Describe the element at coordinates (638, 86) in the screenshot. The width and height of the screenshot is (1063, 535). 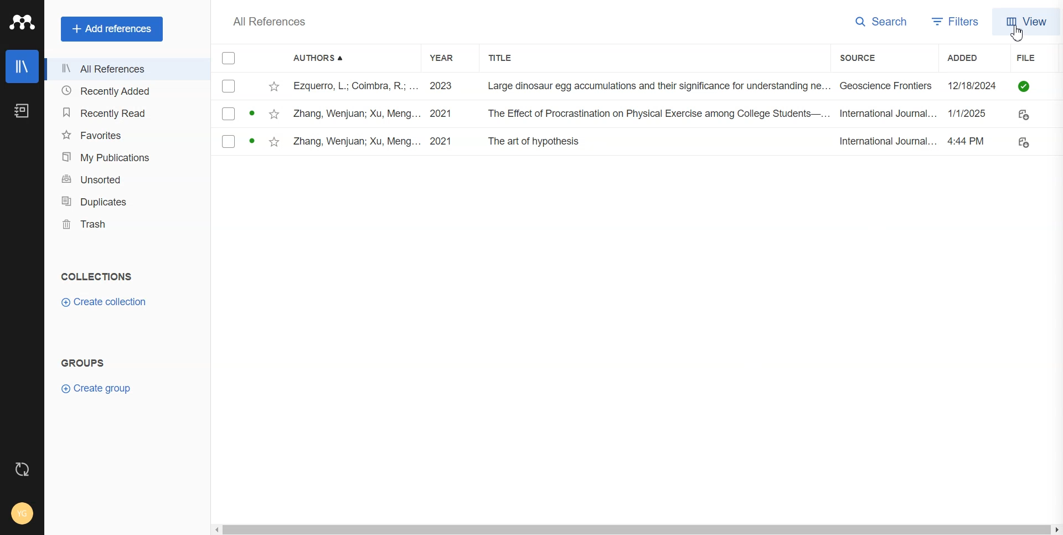
I see `File` at that location.